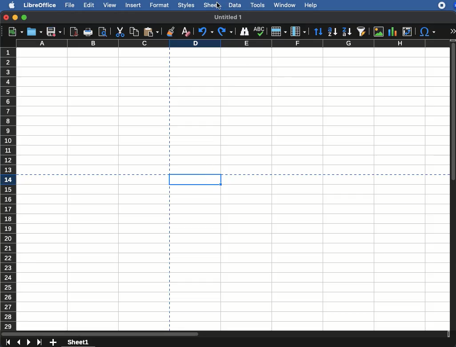  Describe the element at coordinates (169, 109) in the screenshot. I see `page break` at that location.